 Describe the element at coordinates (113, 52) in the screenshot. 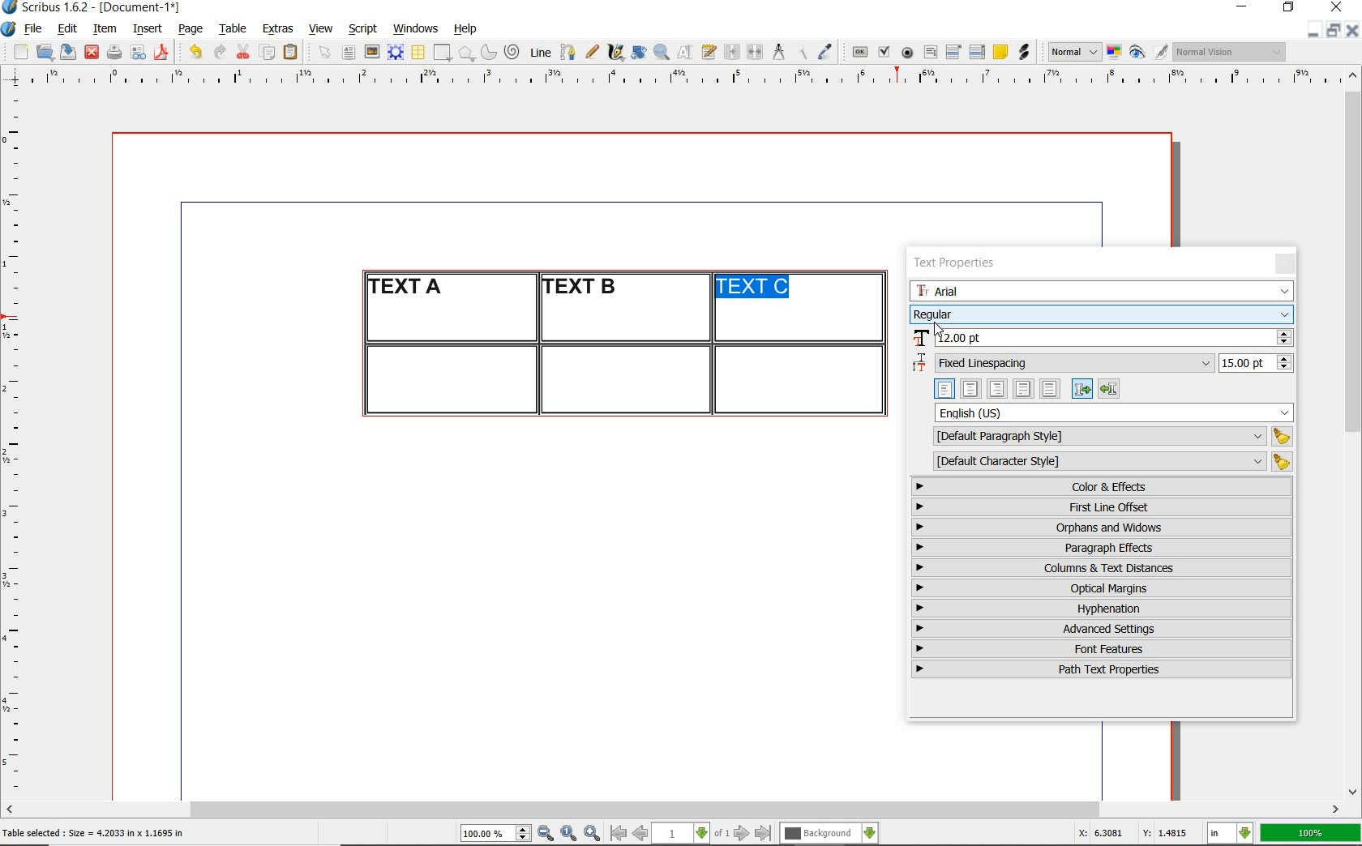

I see `print` at that location.